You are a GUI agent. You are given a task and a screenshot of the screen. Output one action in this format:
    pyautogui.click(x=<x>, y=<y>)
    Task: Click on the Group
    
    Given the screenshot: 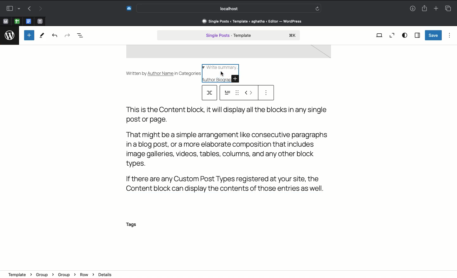 What is the action you would take?
    pyautogui.click(x=44, y=274)
    